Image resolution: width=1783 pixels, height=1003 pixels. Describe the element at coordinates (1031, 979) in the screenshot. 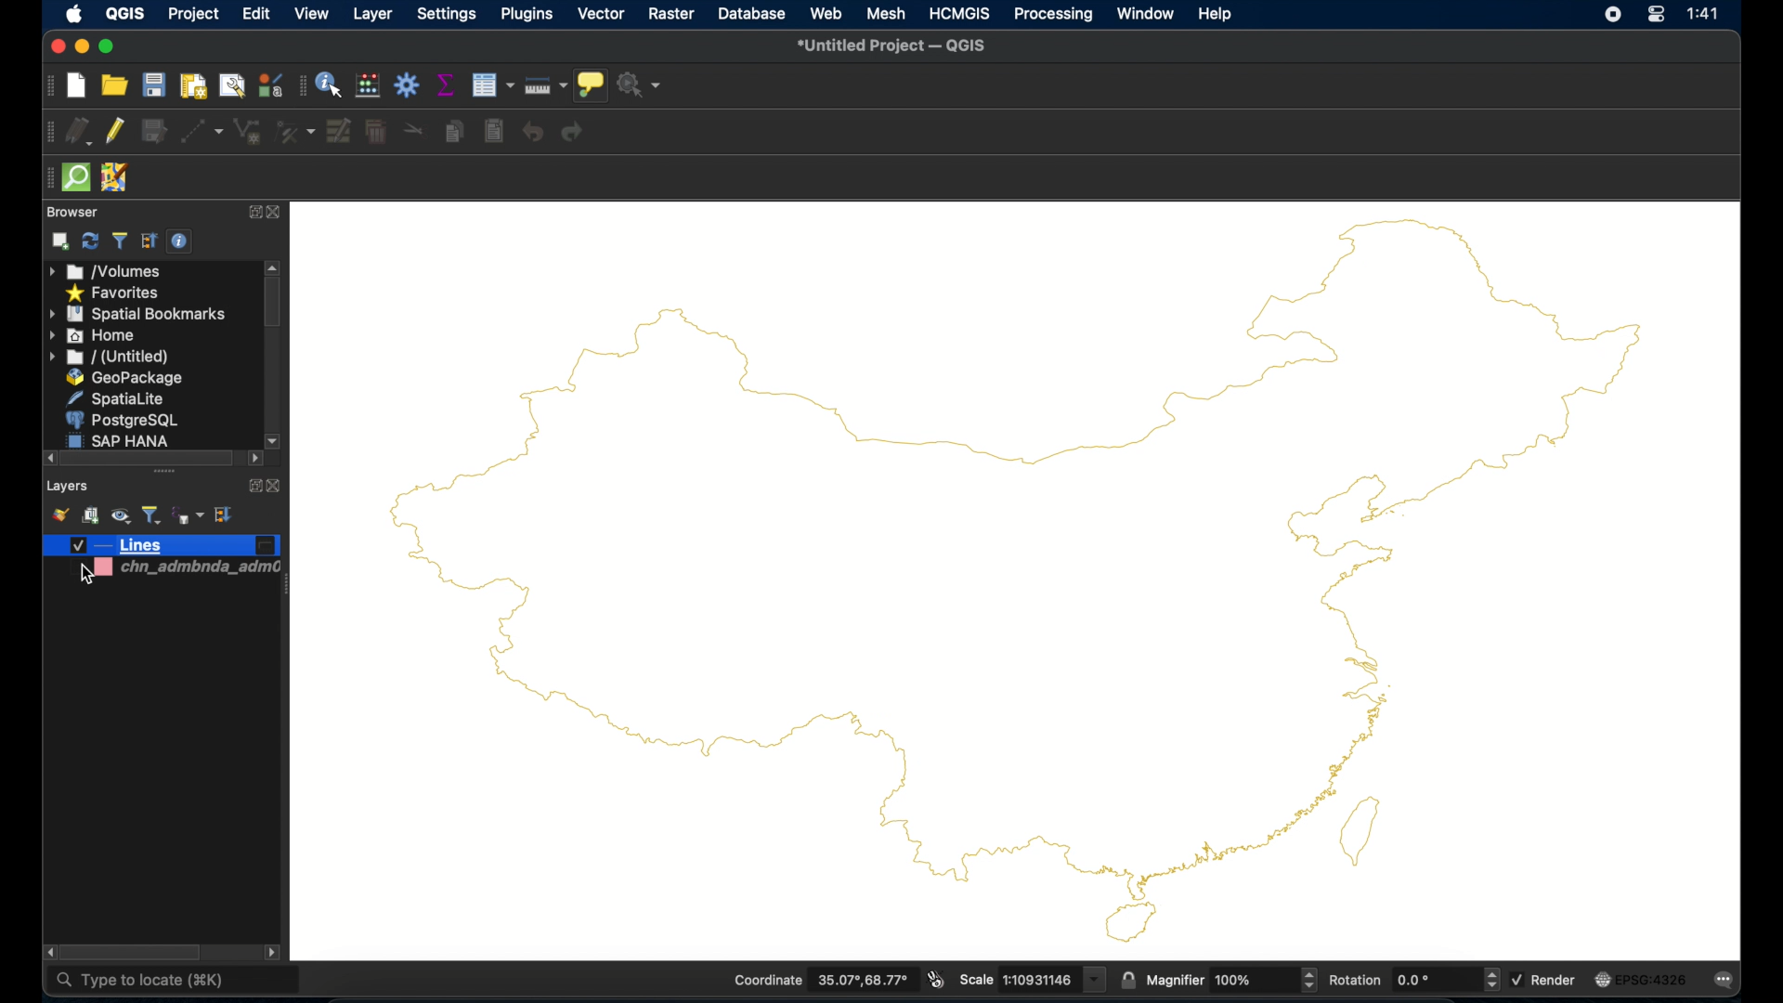

I see `scale` at that location.